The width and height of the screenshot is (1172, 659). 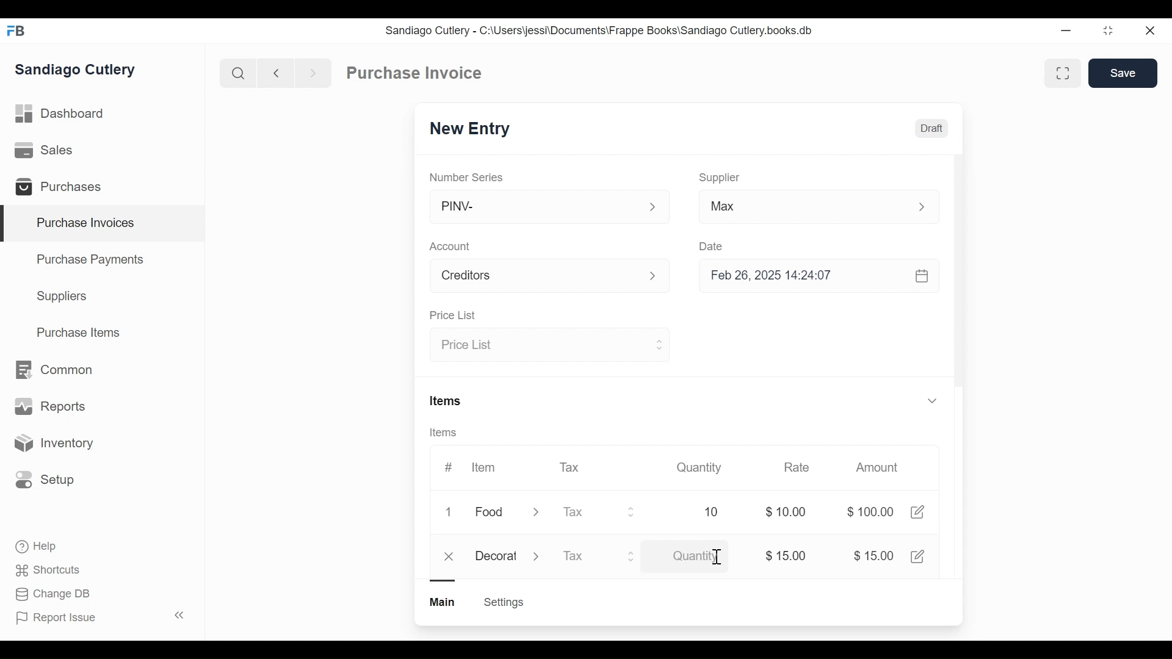 What do you see at coordinates (1124, 73) in the screenshot?
I see `Save` at bounding box center [1124, 73].